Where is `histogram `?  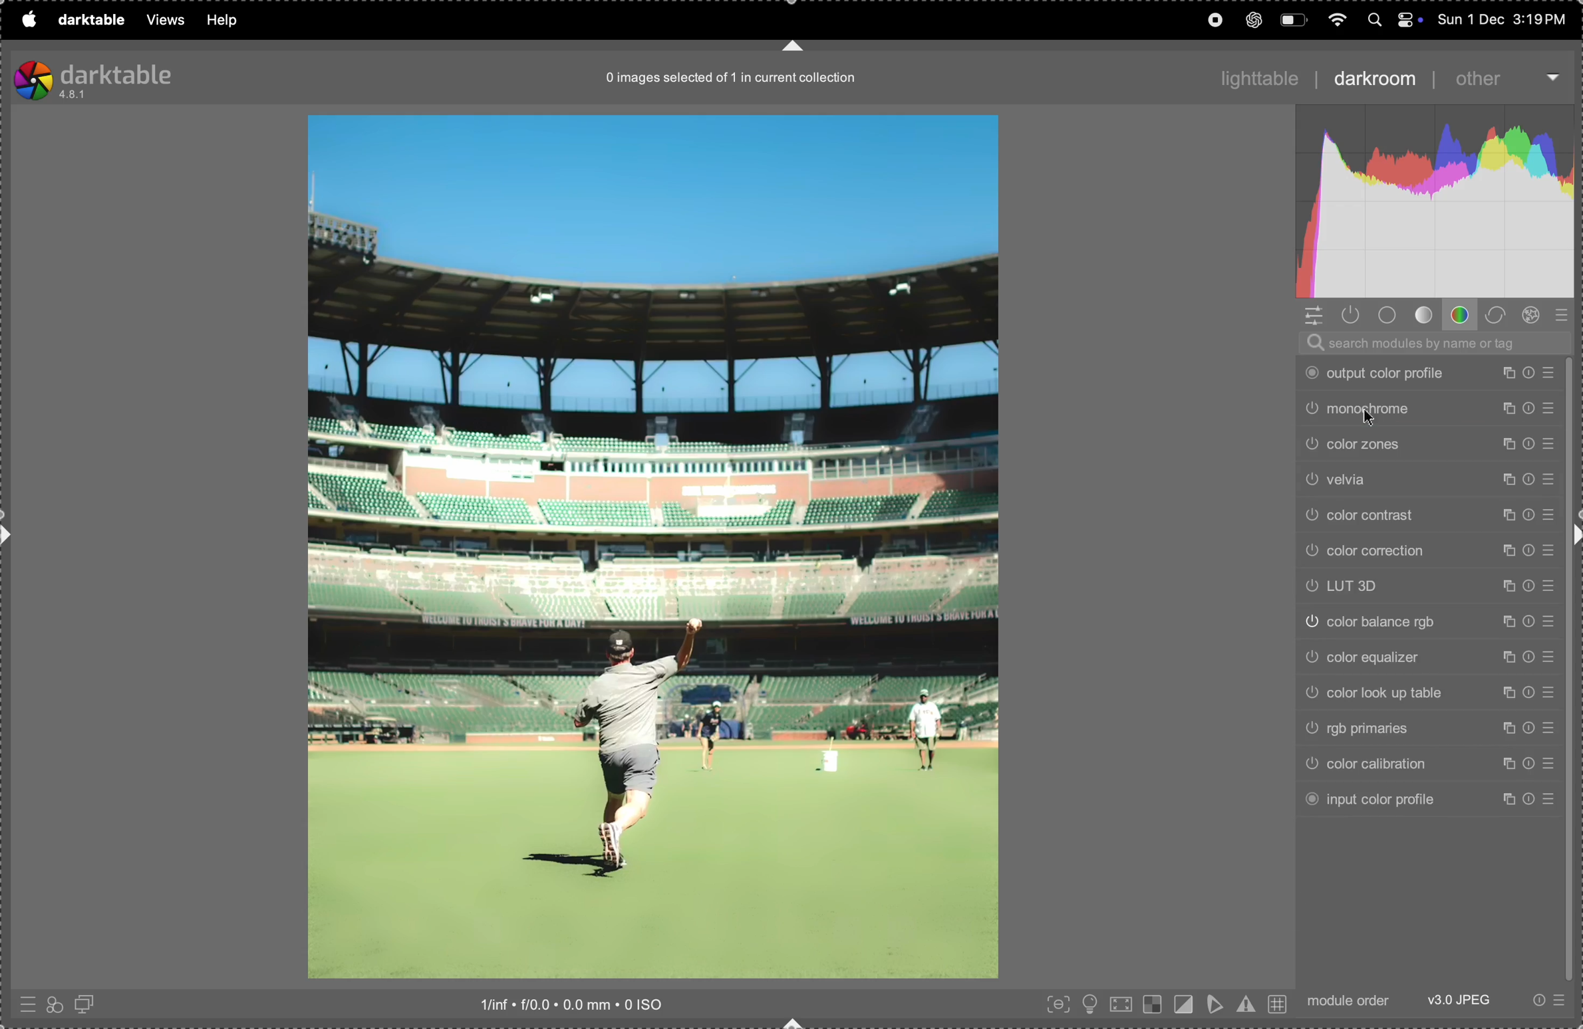
histogram  is located at coordinates (1434, 200).